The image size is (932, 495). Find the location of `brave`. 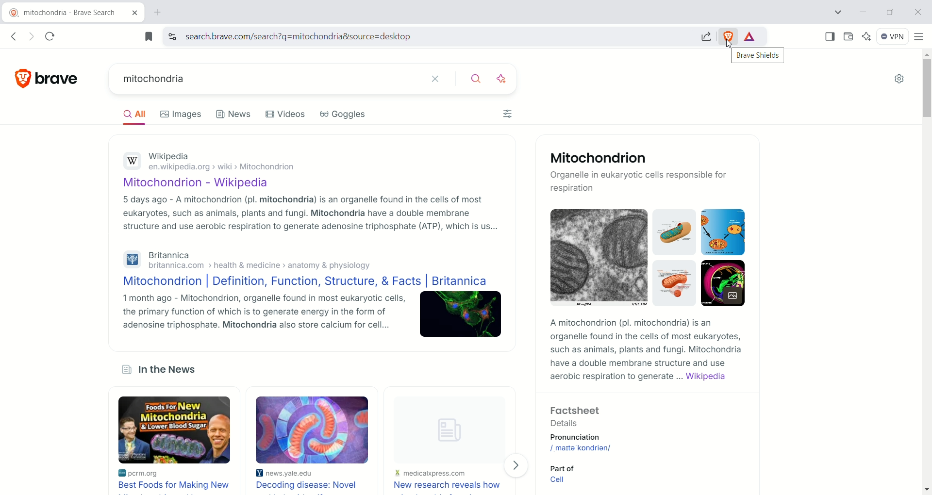

brave is located at coordinates (55, 80).